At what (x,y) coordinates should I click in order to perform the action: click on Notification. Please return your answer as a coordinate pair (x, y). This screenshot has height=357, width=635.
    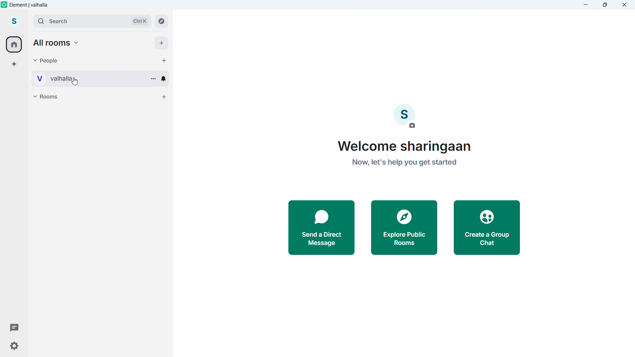
    Looking at the image, I should click on (163, 78).